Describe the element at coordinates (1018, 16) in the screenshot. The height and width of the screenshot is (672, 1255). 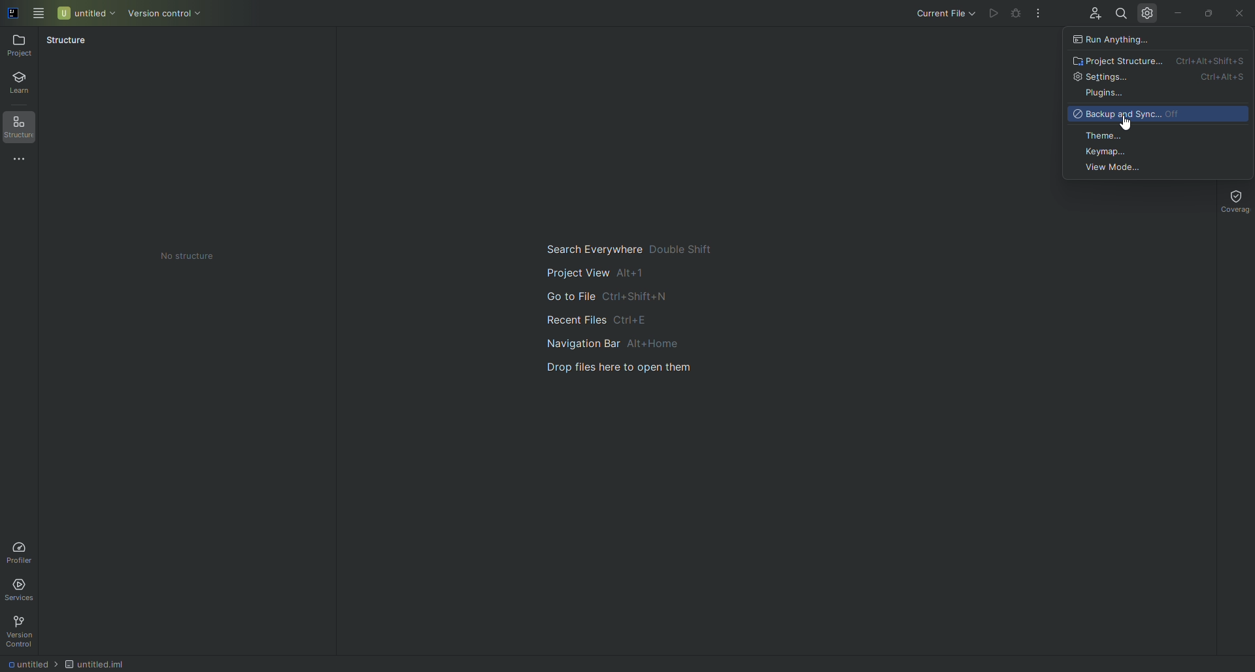
I see `Cannot run current  file` at that location.